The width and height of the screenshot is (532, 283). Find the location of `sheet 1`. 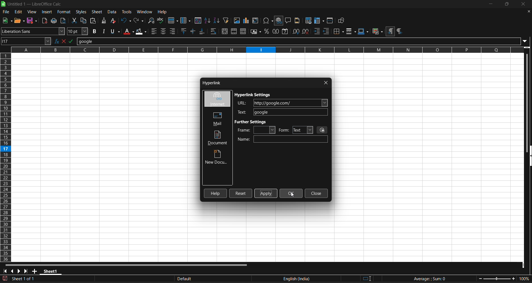

sheet 1 is located at coordinates (51, 271).